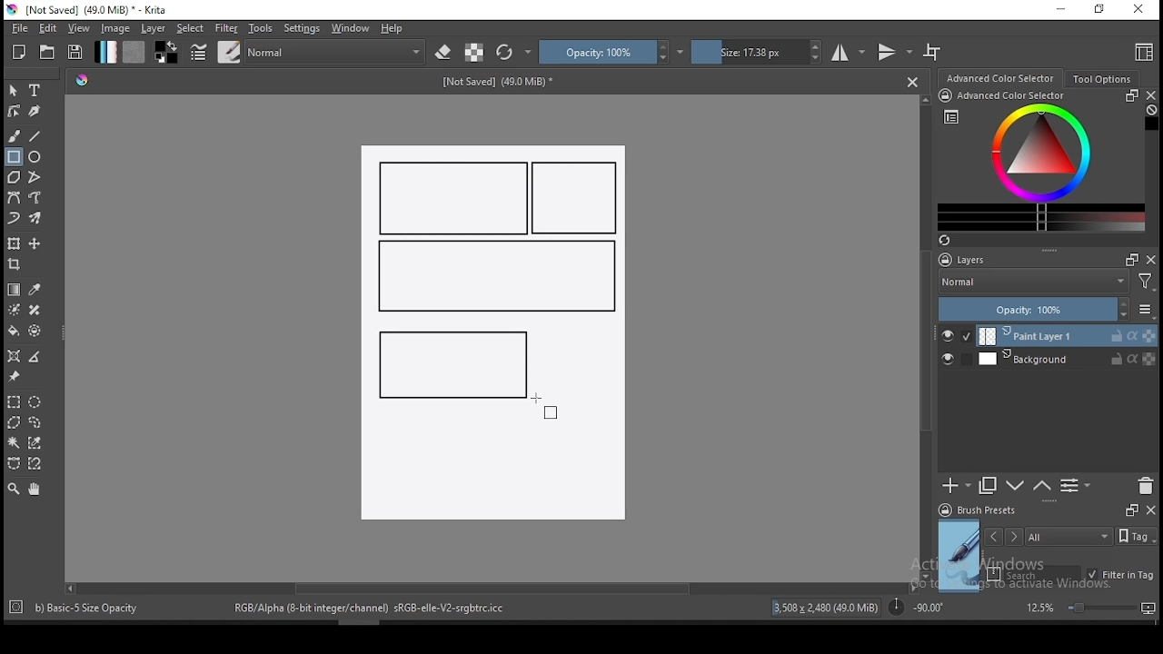  Describe the element at coordinates (952, 361) in the screenshot. I see `layer visibility on/off` at that location.